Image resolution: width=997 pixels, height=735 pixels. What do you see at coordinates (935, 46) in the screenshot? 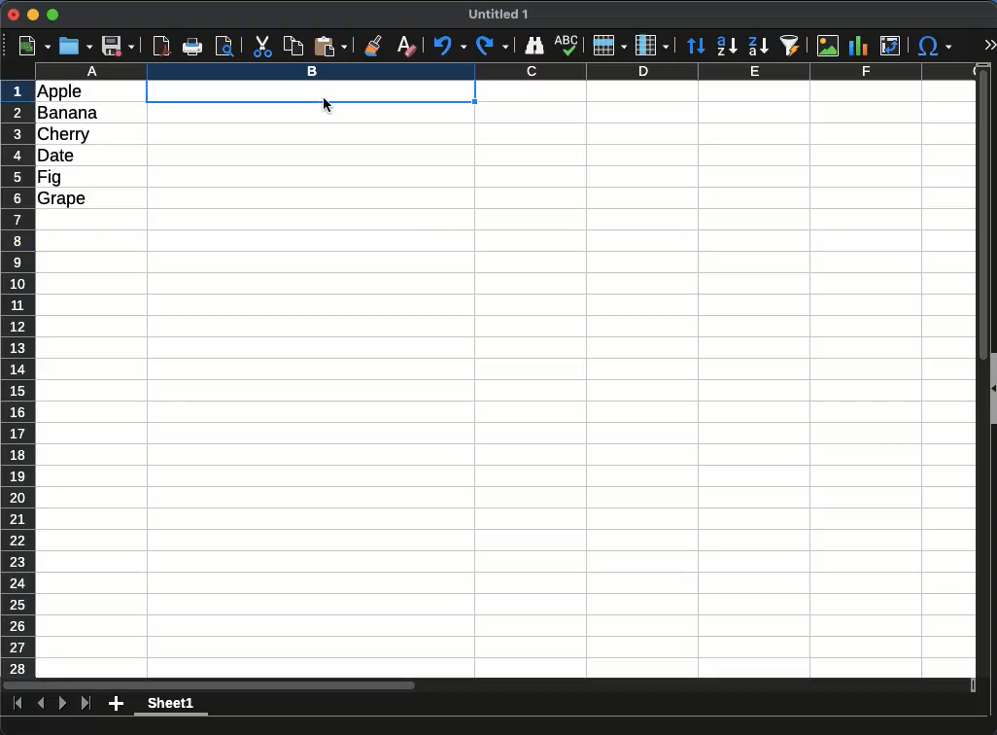
I see `special character` at bounding box center [935, 46].